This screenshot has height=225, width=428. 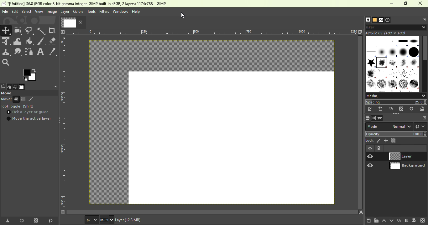 I want to click on Mode, so click(x=389, y=127).